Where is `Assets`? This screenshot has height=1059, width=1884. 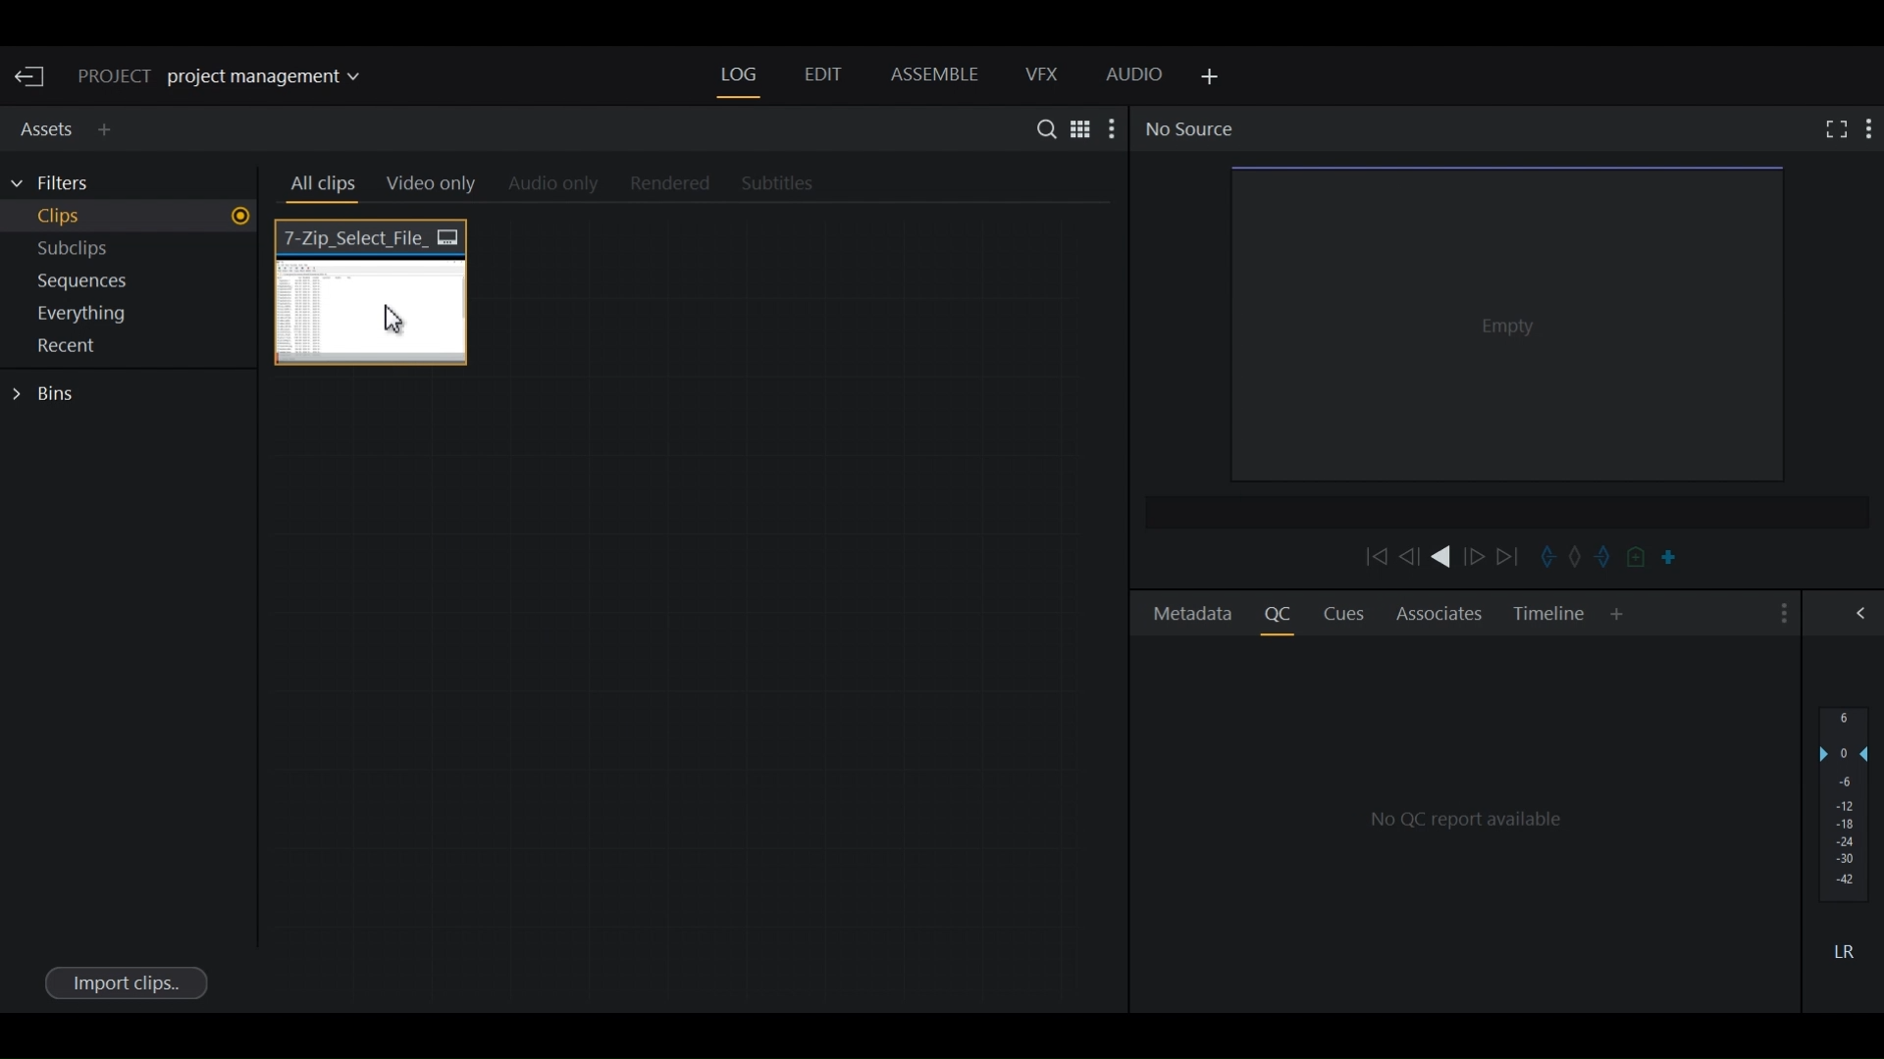
Assets is located at coordinates (43, 126).